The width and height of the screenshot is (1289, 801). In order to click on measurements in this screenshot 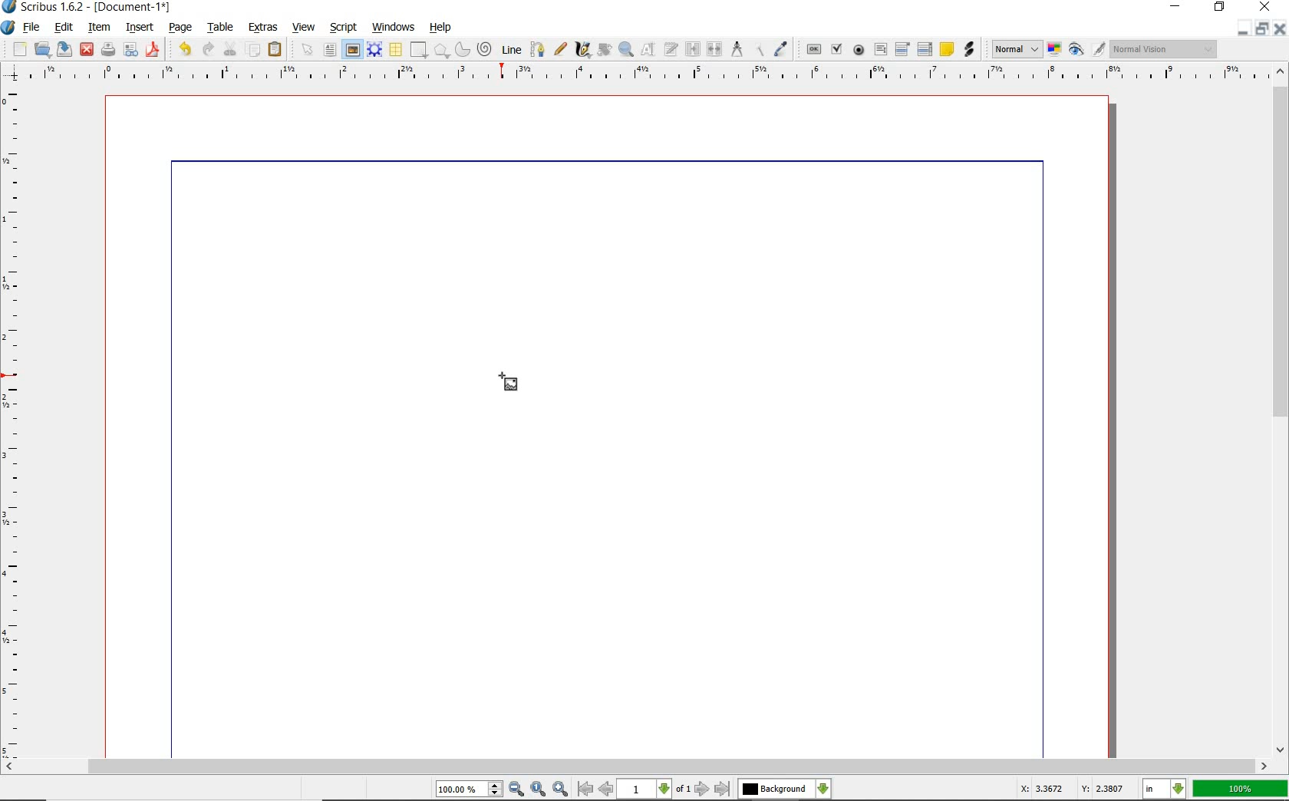, I will do `click(737, 48)`.